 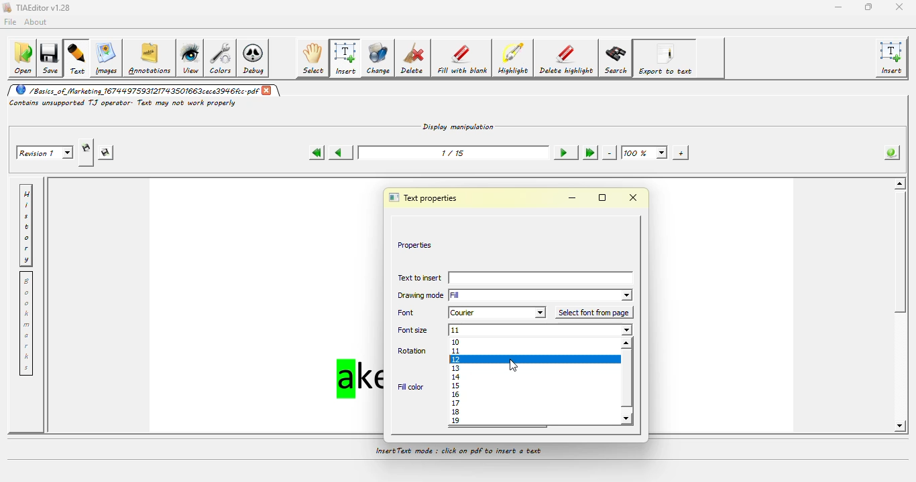 What do you see at coordinates (52, 57) in the screenshot?
I see `save` at bounding box center [52, 57].